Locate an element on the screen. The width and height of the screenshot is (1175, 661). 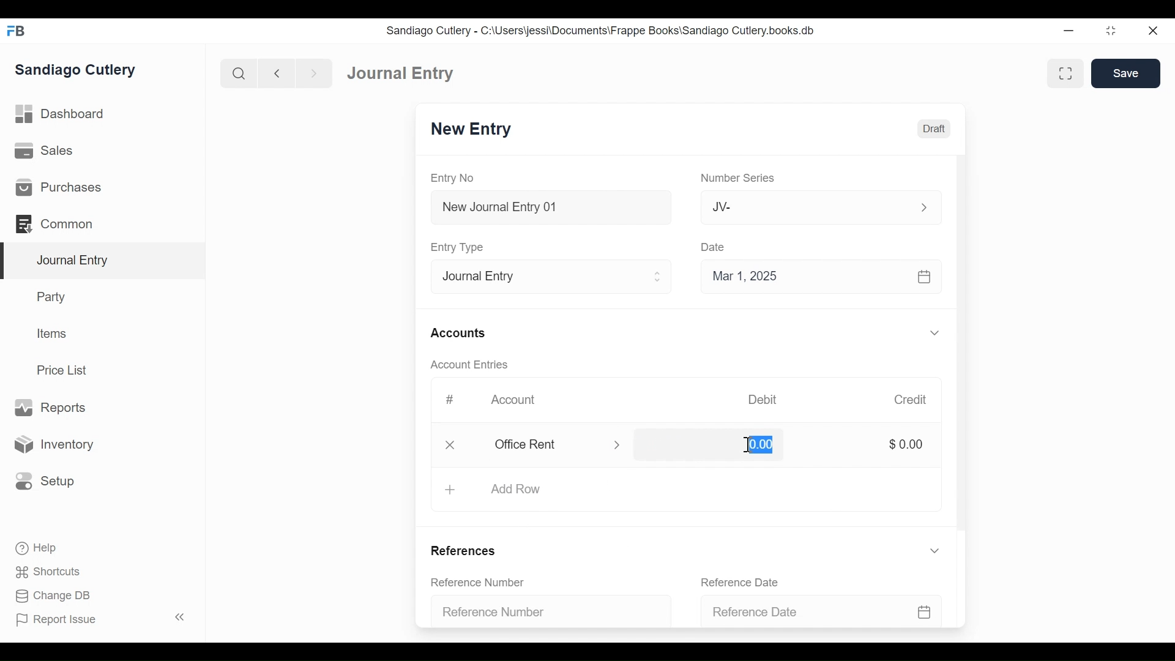
maximize is located at coordinates (1112, 30).